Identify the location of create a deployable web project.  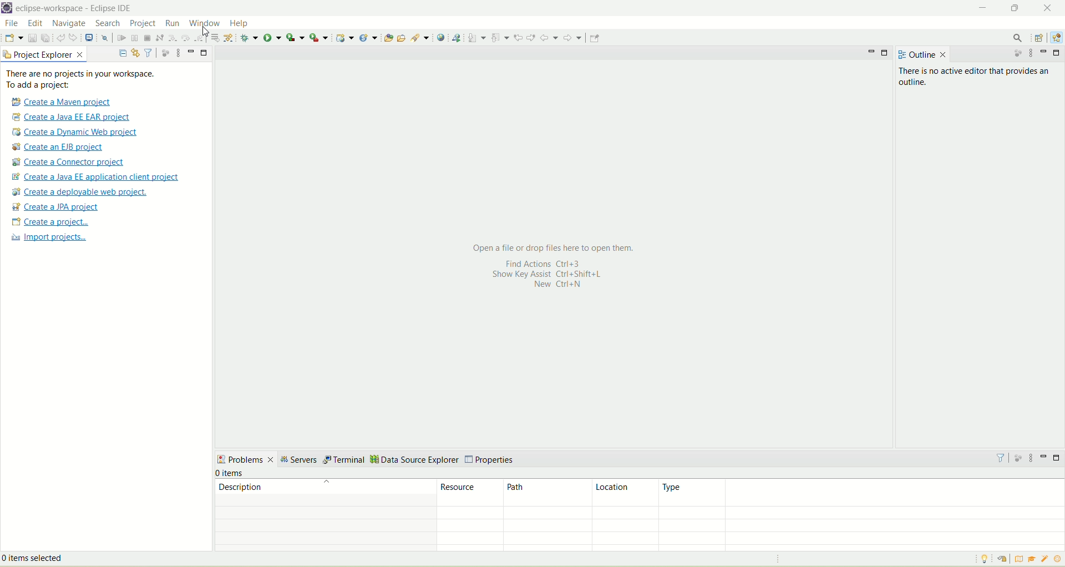
(78, 192).